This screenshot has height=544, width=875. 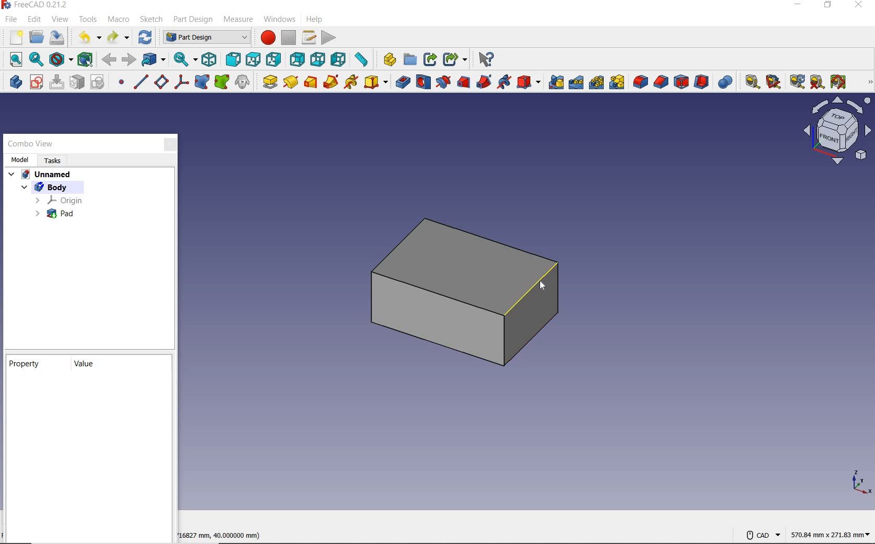 What do you see at coordinates (99, 82) in the screenshot?
I see `validate sketch` at bounding box center [99, 82].